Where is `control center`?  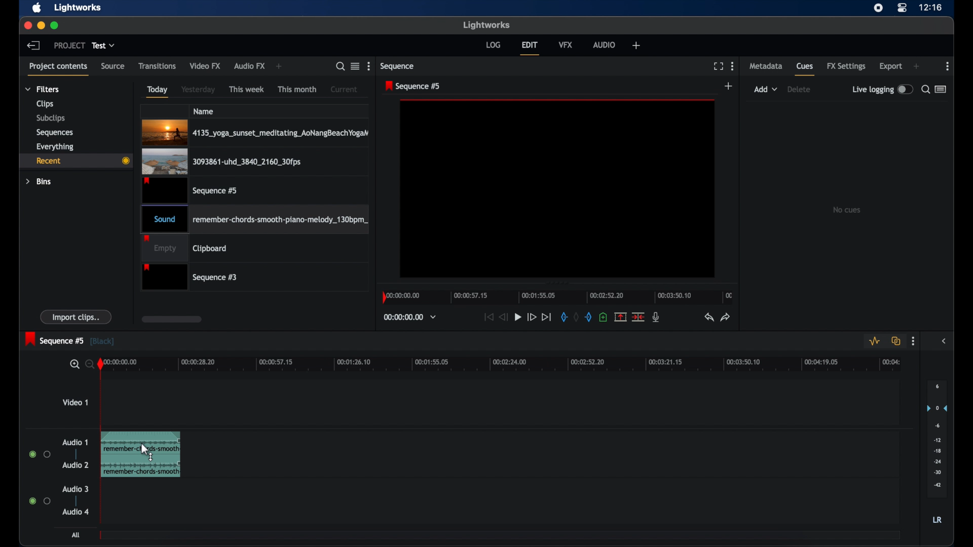
control center is located at coordinates (902, 8).